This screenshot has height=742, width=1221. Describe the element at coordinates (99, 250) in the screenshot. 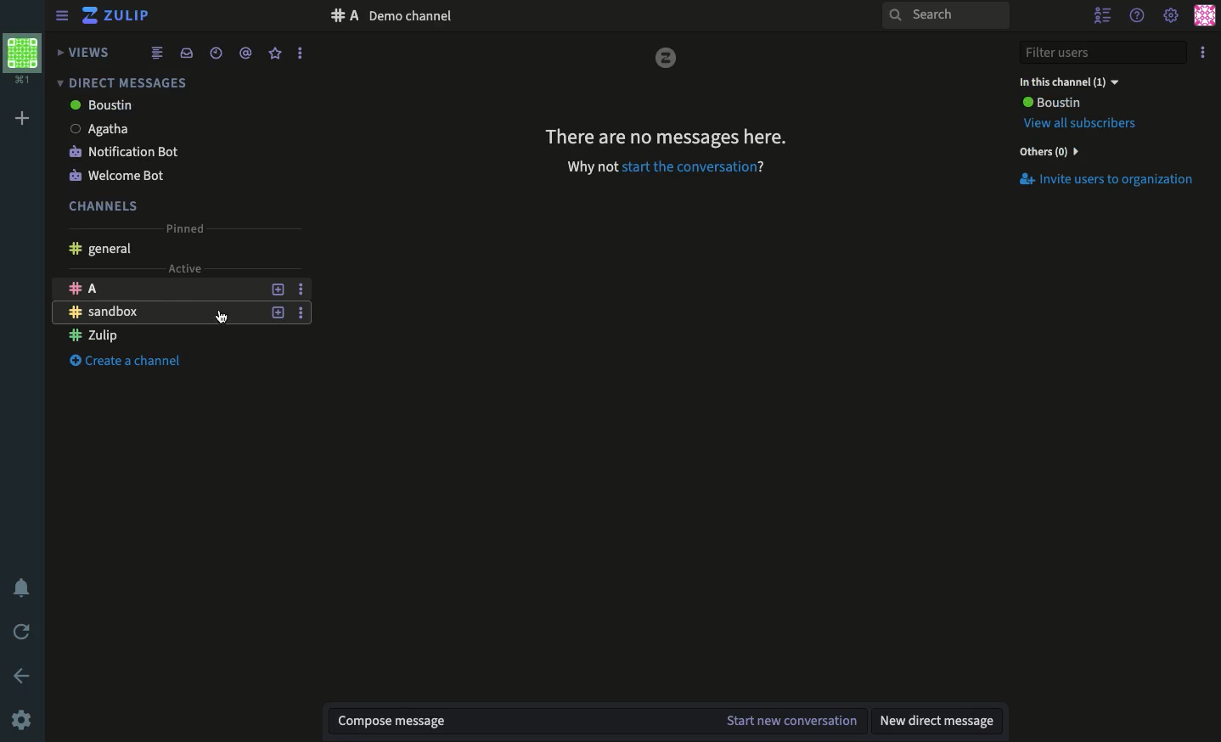

I see `General` at that location.